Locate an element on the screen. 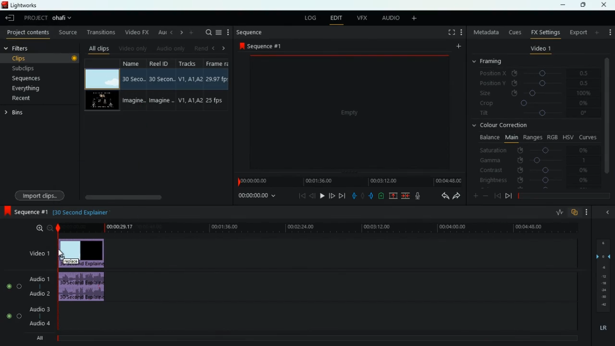  video fx is located at coordinates (136, 32).